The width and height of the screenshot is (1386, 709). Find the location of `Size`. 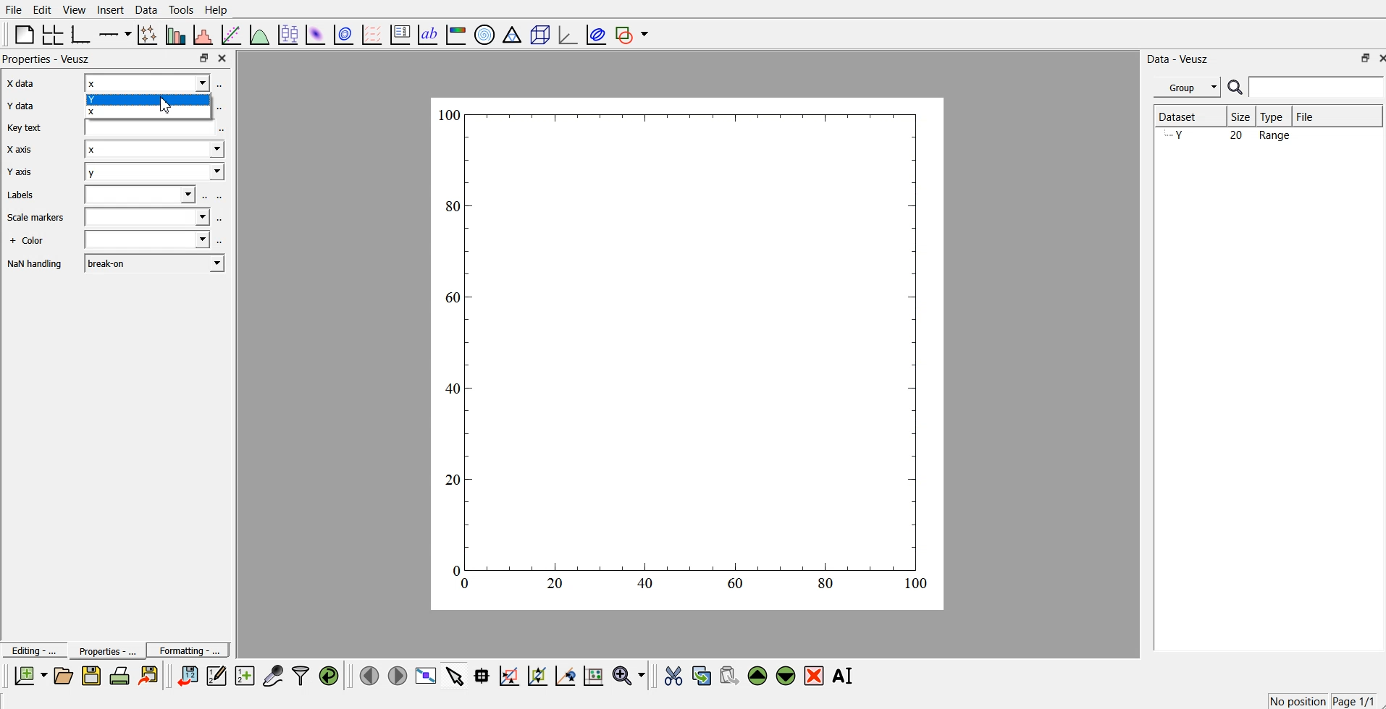

Size is located at coordinates (1242, 116).